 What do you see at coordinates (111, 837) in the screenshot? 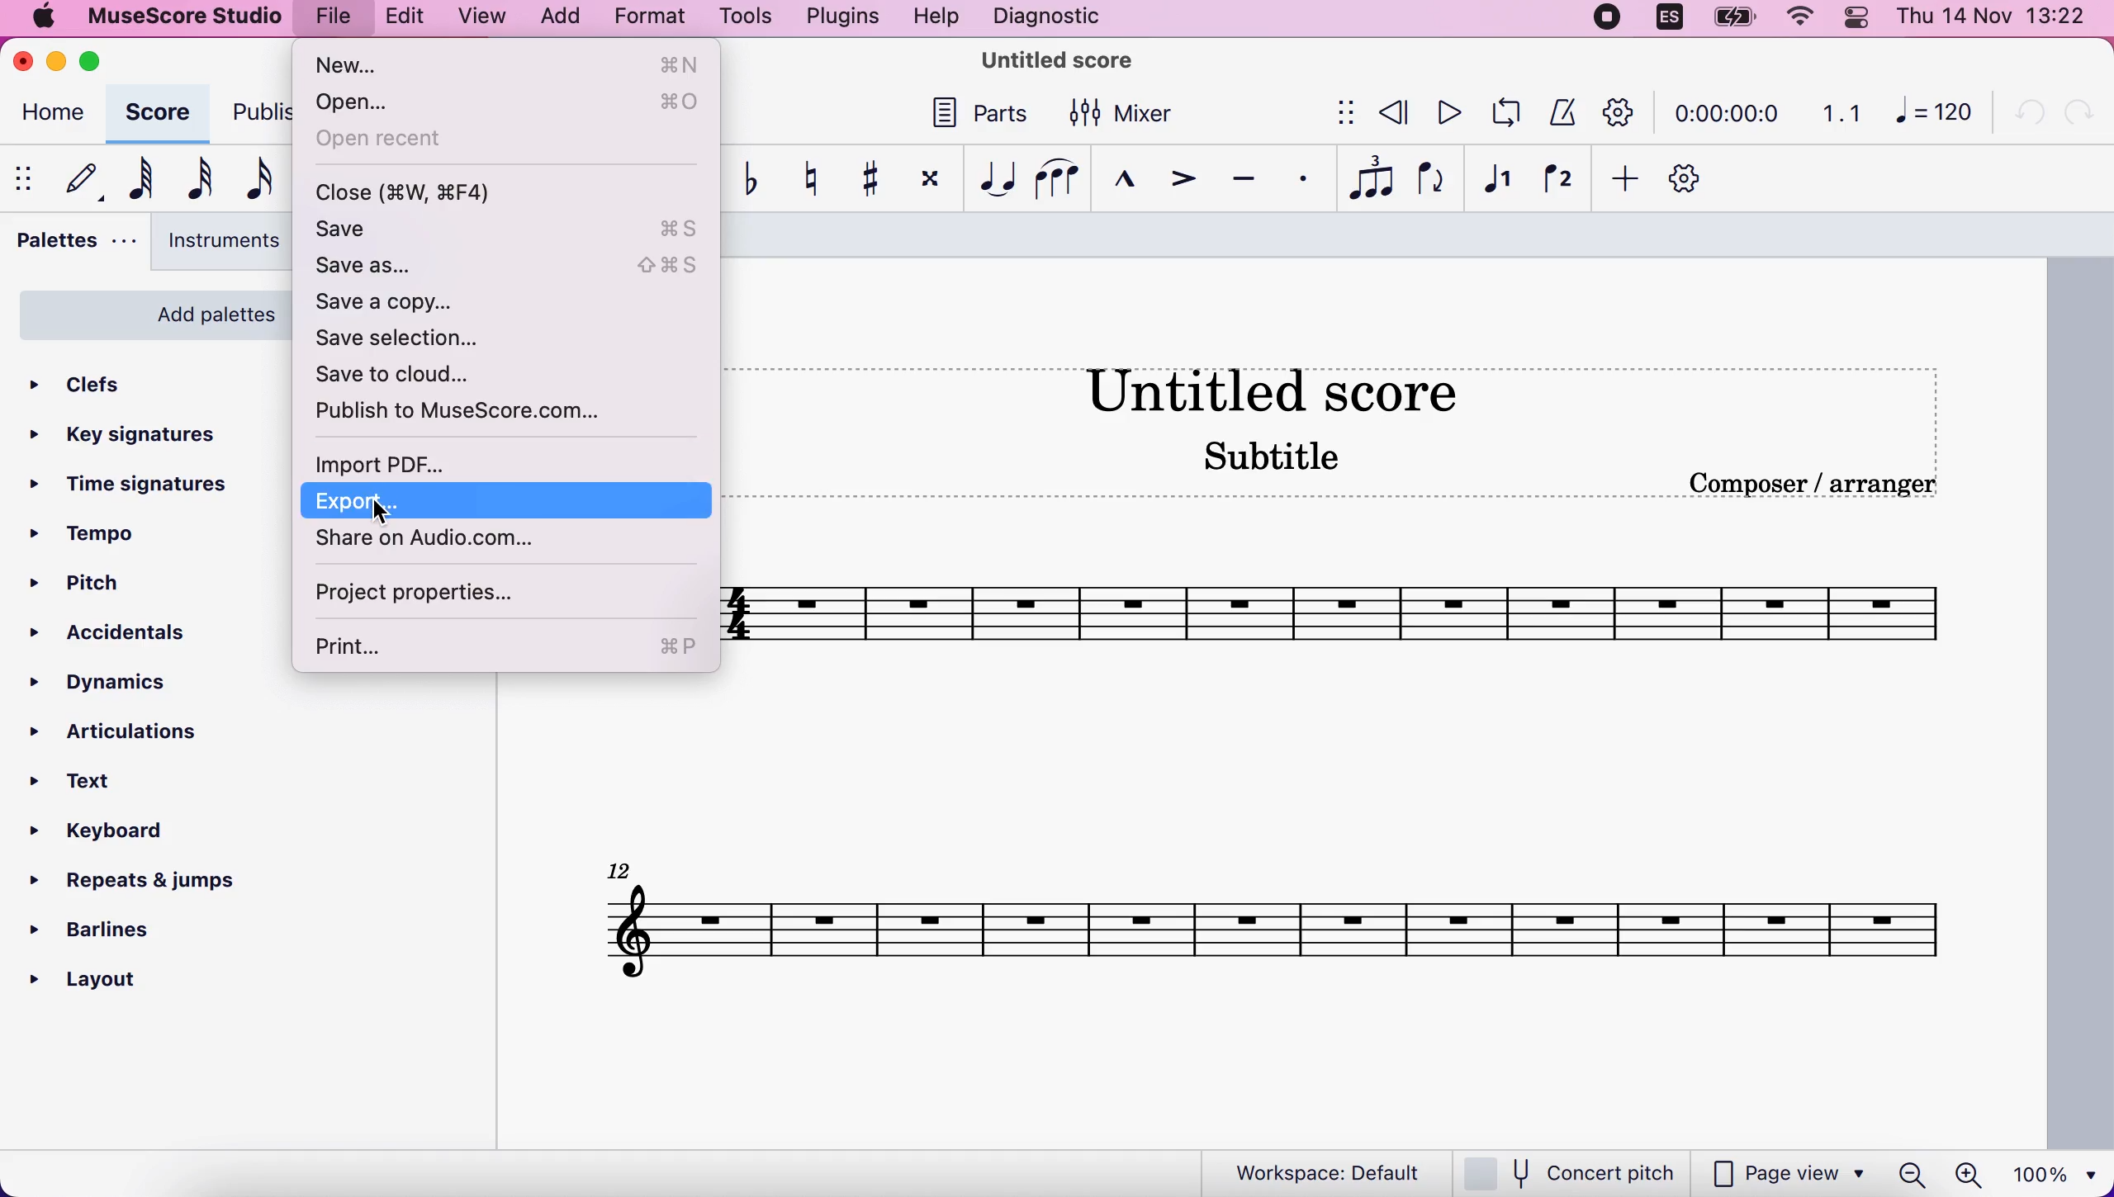
I see `keyboard` at bounding box center [111, 837].